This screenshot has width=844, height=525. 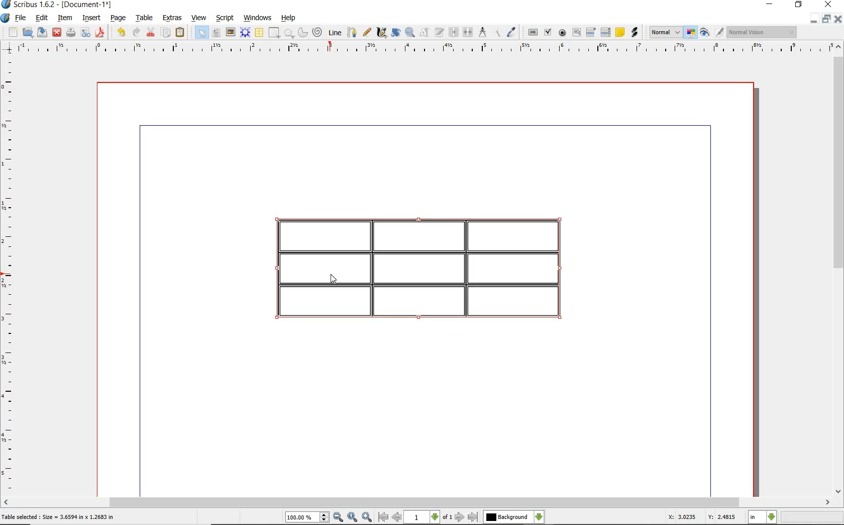 I want to click on zoom to, so click(x=352, y=517).